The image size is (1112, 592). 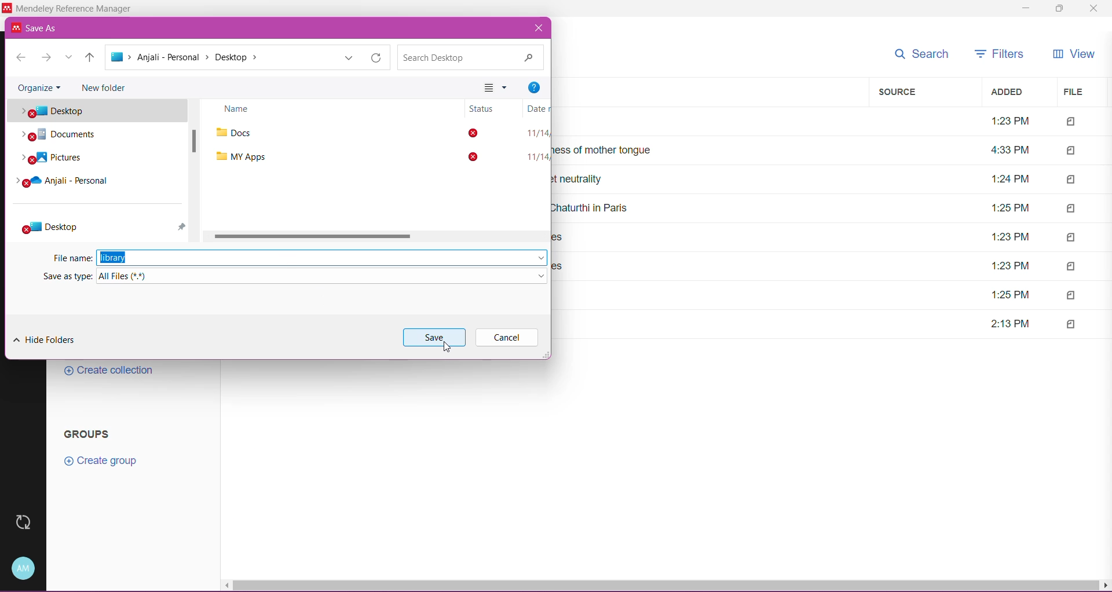 What do you see at coordinates (104, 87) in the screenshot?
I see `New Folder` at bounding box center [104, 87].